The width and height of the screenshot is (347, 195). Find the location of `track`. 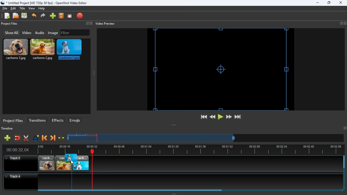

track is located at coordinates (209, 164).